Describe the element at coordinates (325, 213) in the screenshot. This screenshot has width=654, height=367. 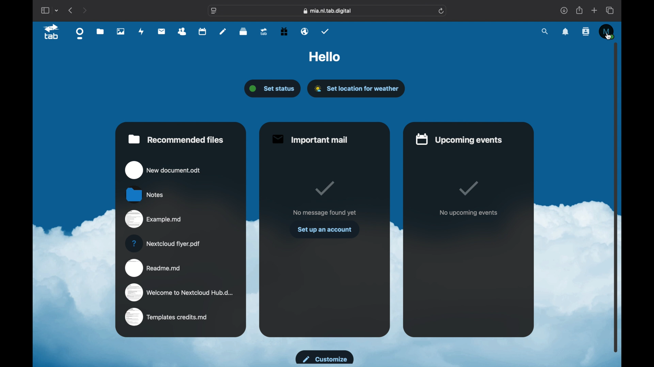
I see `no message found yet` at that location.